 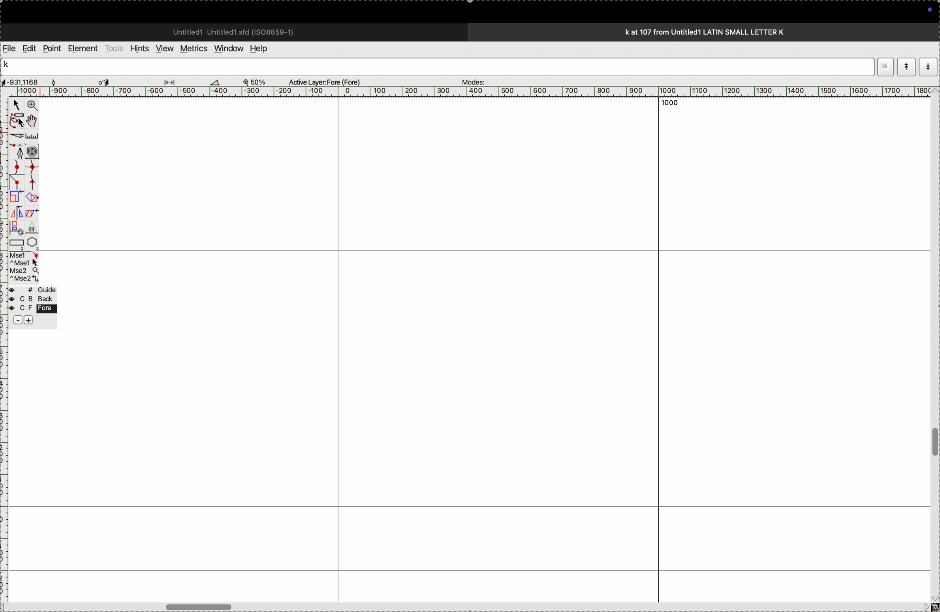 What do you see at coordinates (16, 242) in the screenshot?
I see `rectangle` at bounding box center [16, 242].